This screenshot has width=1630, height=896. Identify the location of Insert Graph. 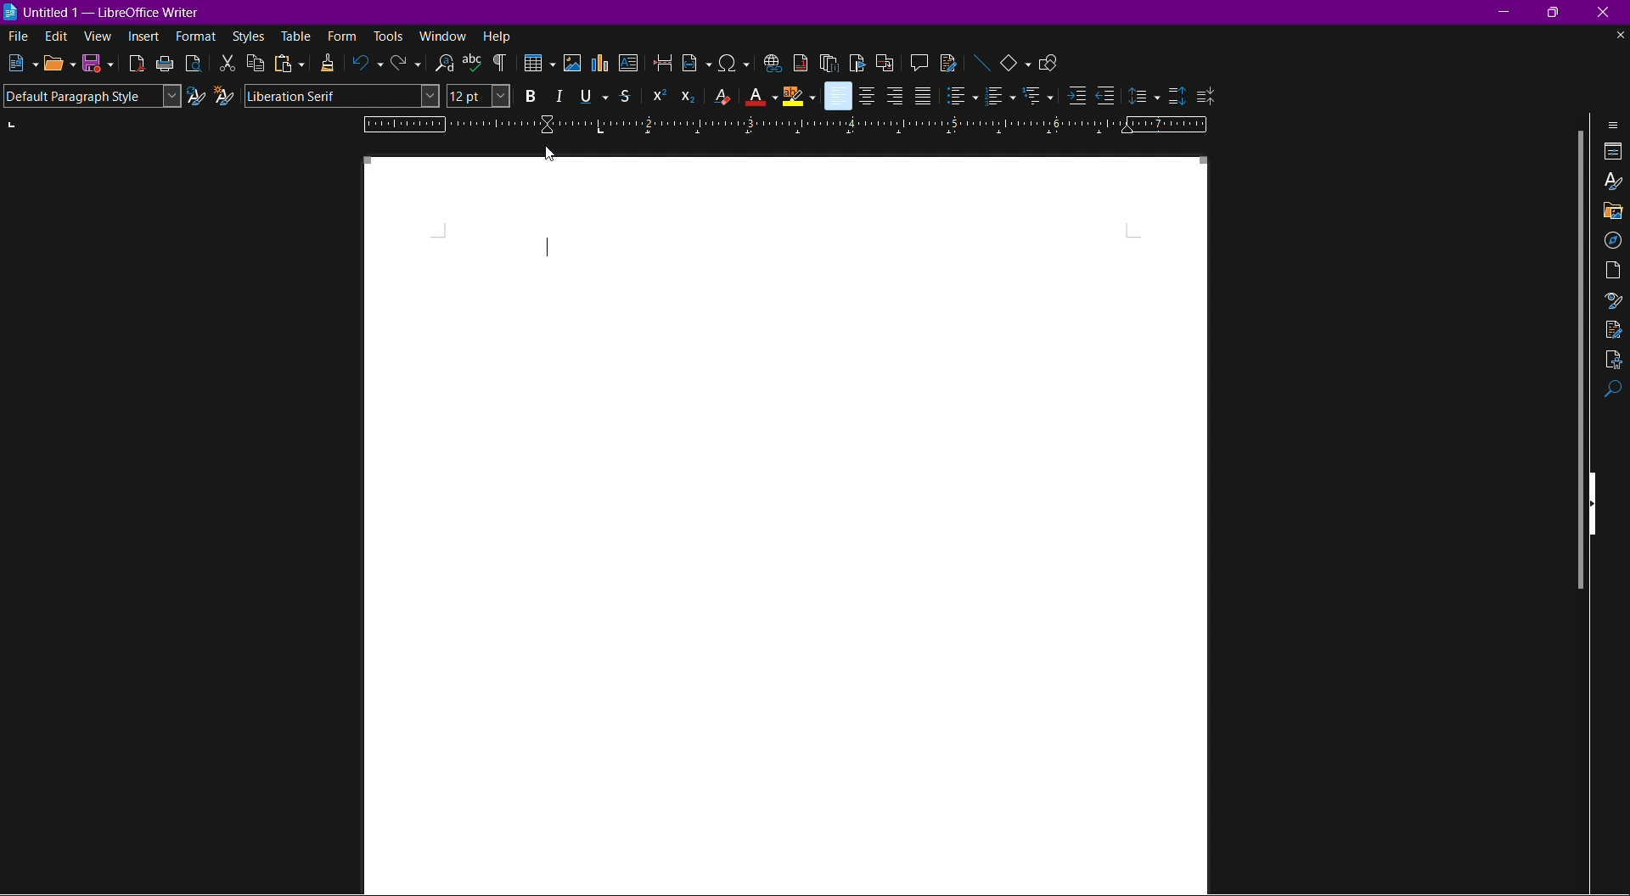
(602, 65).